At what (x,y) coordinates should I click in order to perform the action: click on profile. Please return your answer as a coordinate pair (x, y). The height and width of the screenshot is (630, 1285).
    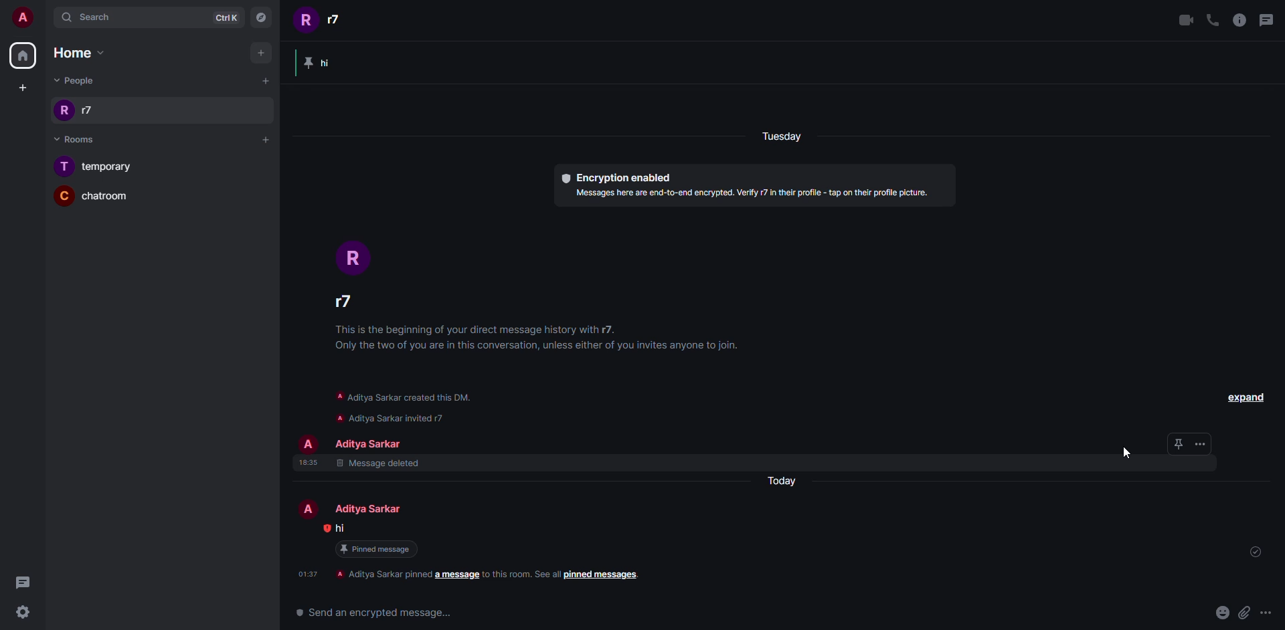
    Looking at the image, I should click on (307, 442).